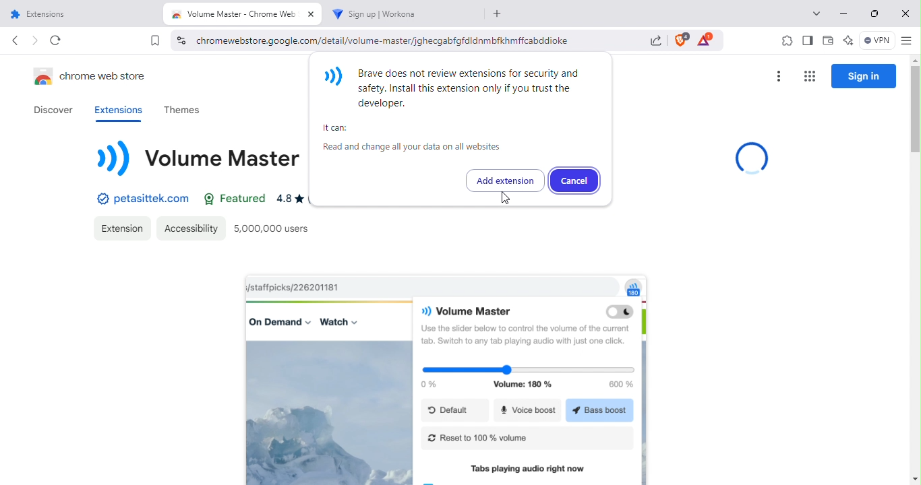 Image resolution: width=921 pixels, height=485 pixels. I want to click on address bar, so click(403, 40).